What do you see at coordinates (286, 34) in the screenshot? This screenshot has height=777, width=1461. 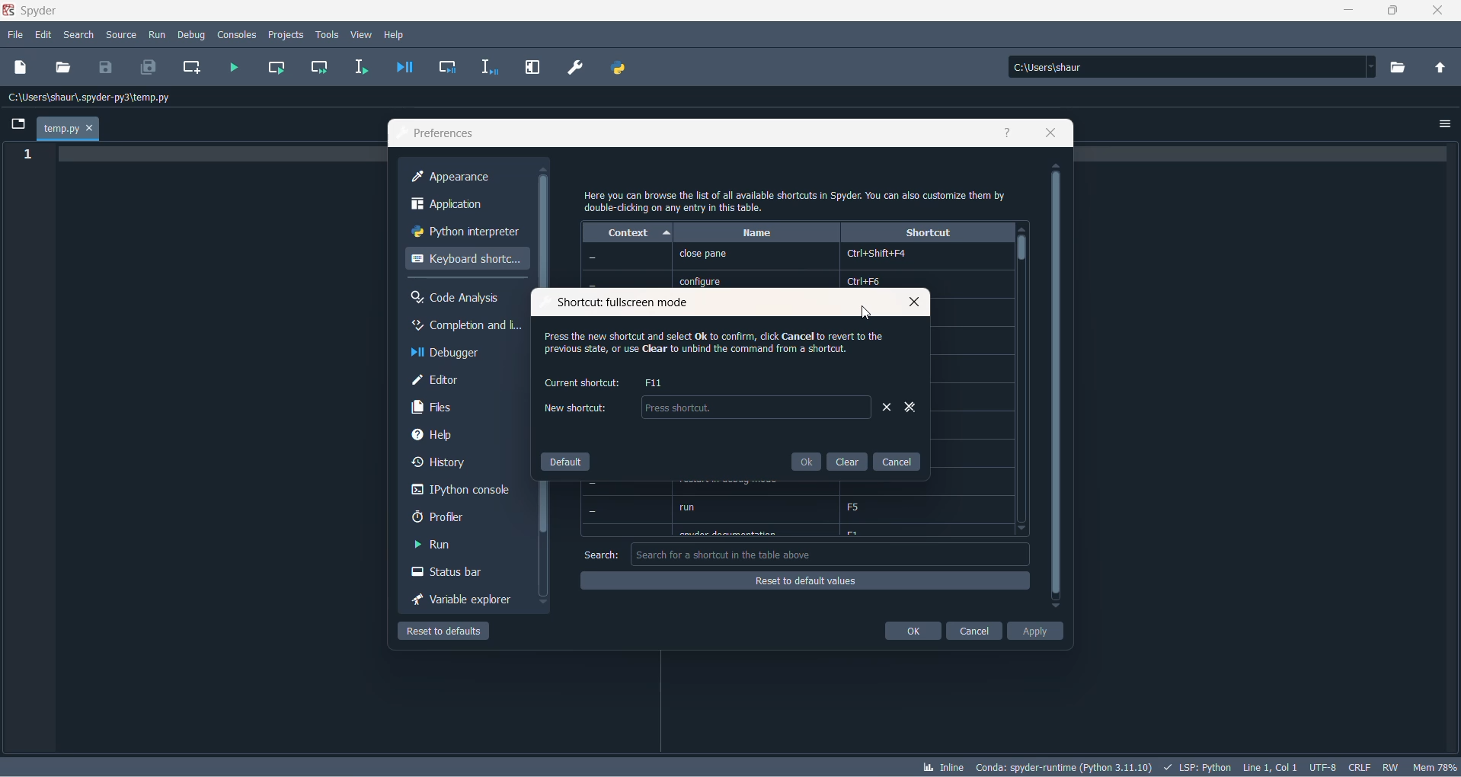 I see `projects` at bounding box center [286, 34].